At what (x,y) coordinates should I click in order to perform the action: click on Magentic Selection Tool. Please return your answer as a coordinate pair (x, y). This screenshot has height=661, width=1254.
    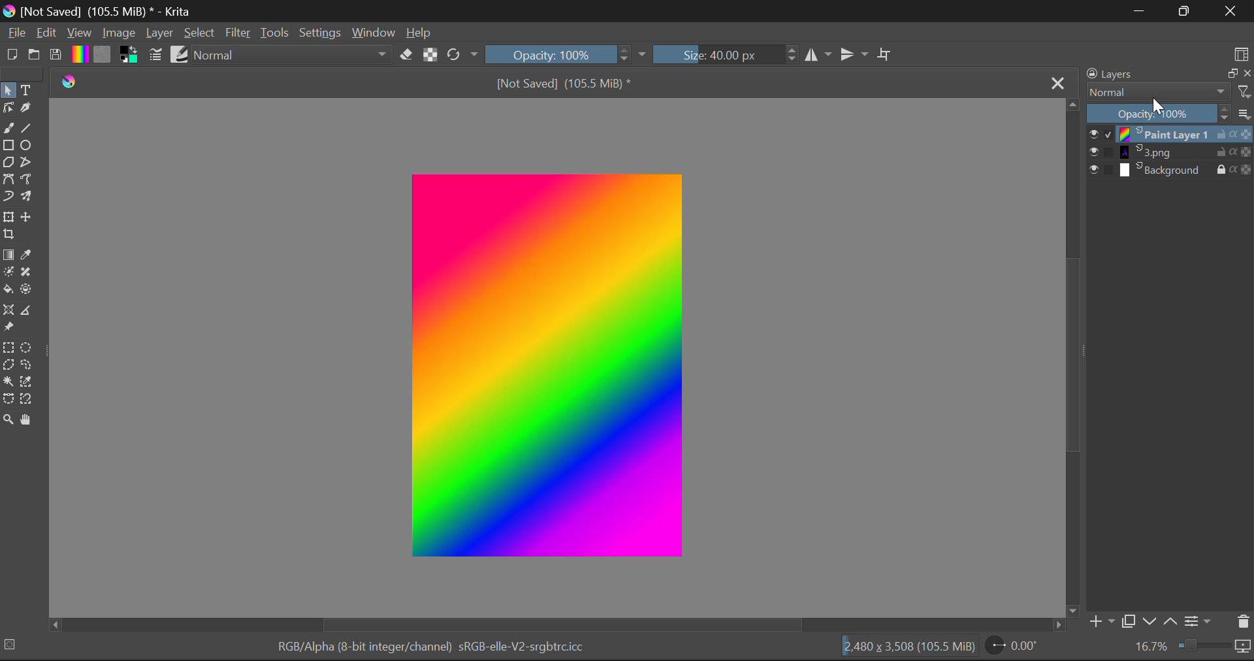
    Looking at the image, I should click on (28, 400).